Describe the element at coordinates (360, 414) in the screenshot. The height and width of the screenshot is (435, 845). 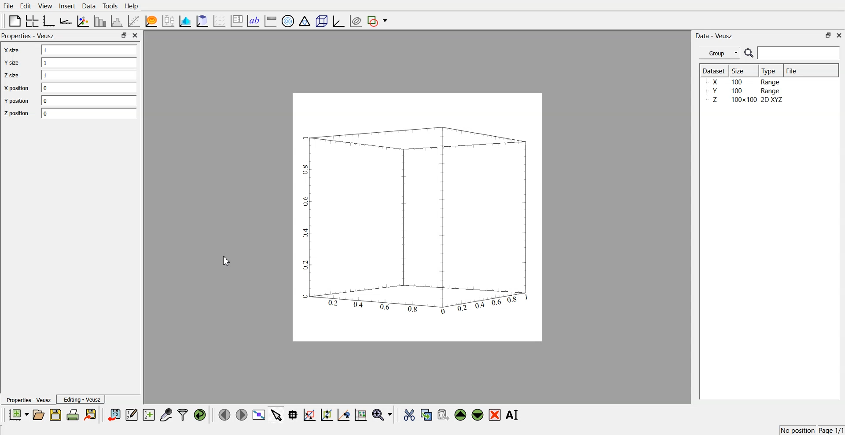
I see `Click to reset graph axes` at that location.